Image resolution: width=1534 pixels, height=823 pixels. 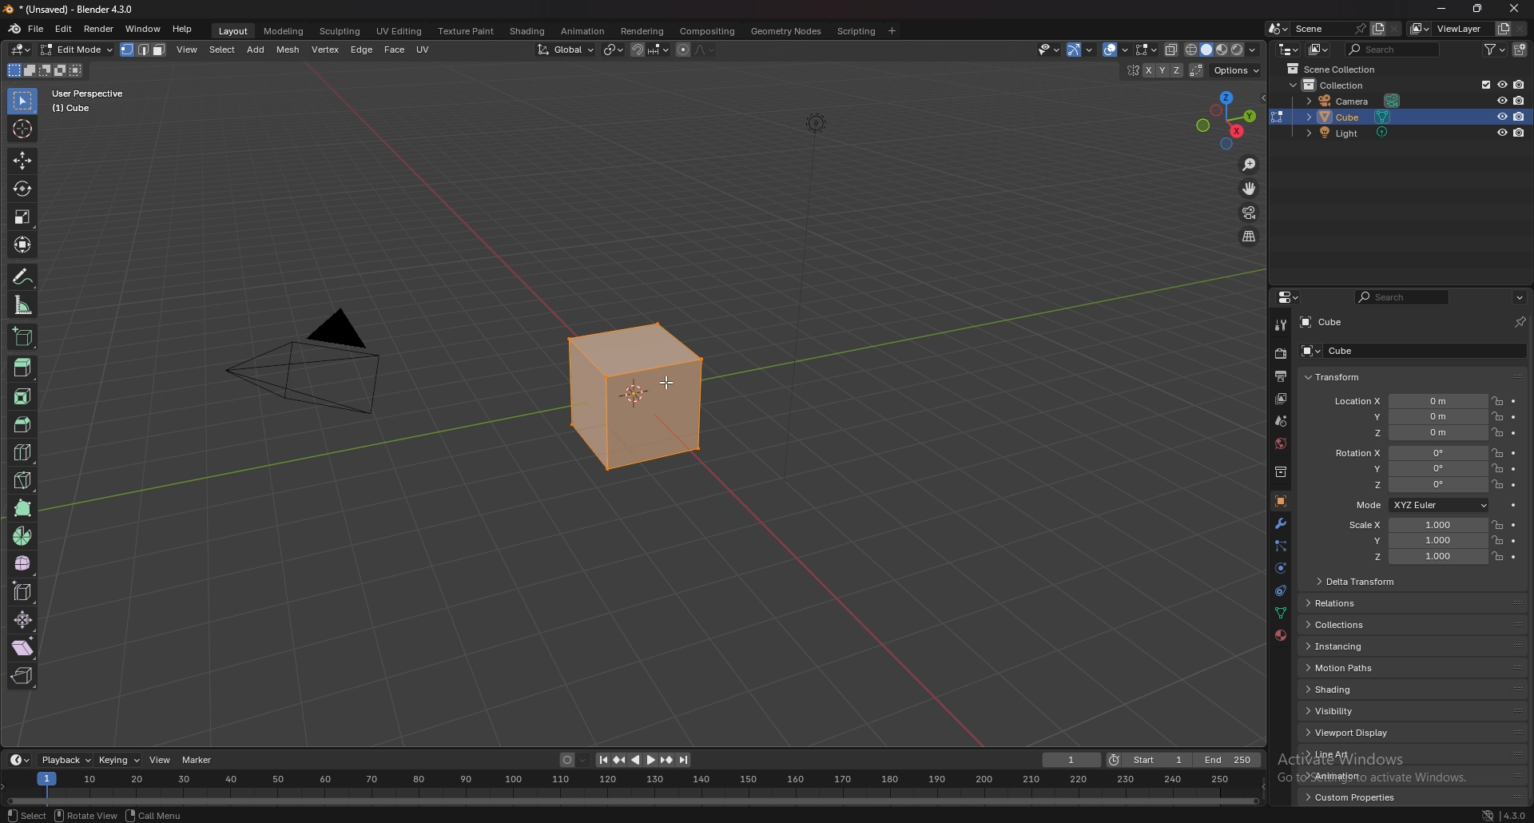 I want to click on location y, so click(x=1409, y=416).